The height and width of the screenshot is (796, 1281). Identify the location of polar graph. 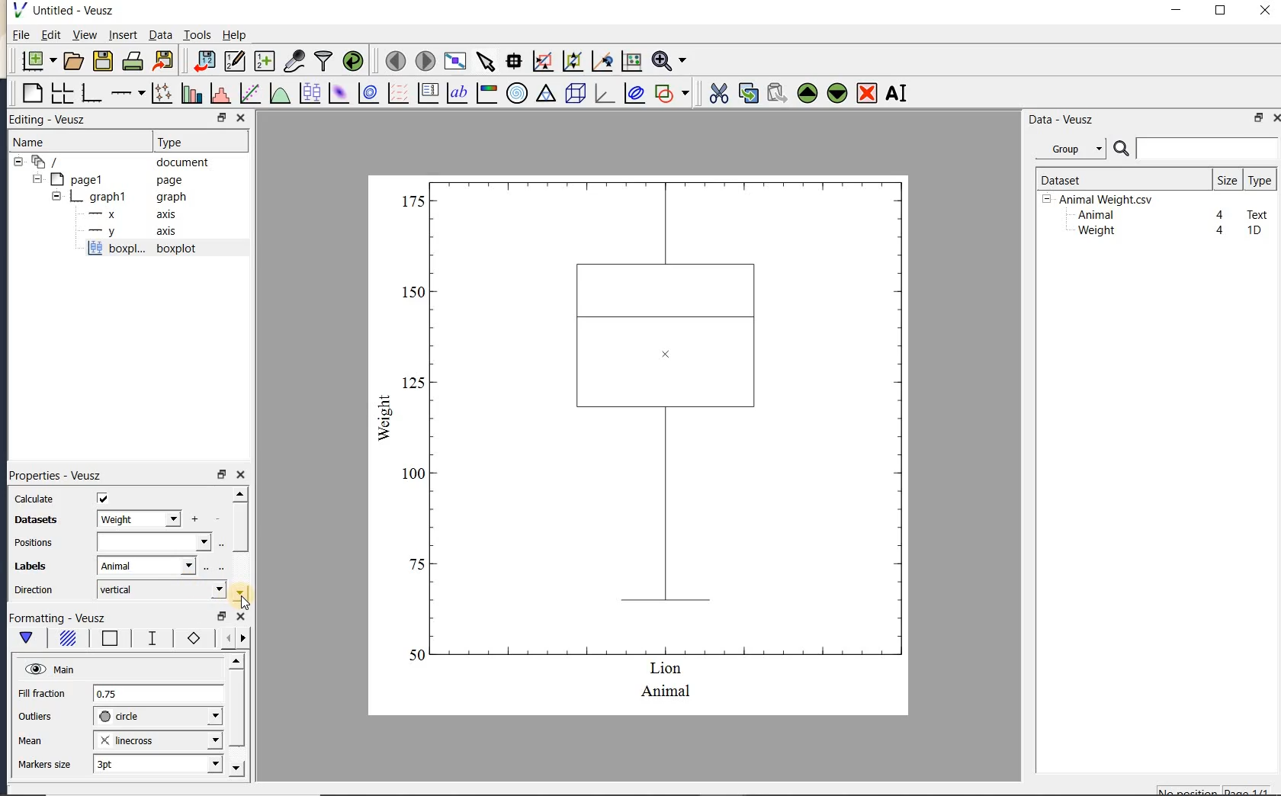
(516, 93).